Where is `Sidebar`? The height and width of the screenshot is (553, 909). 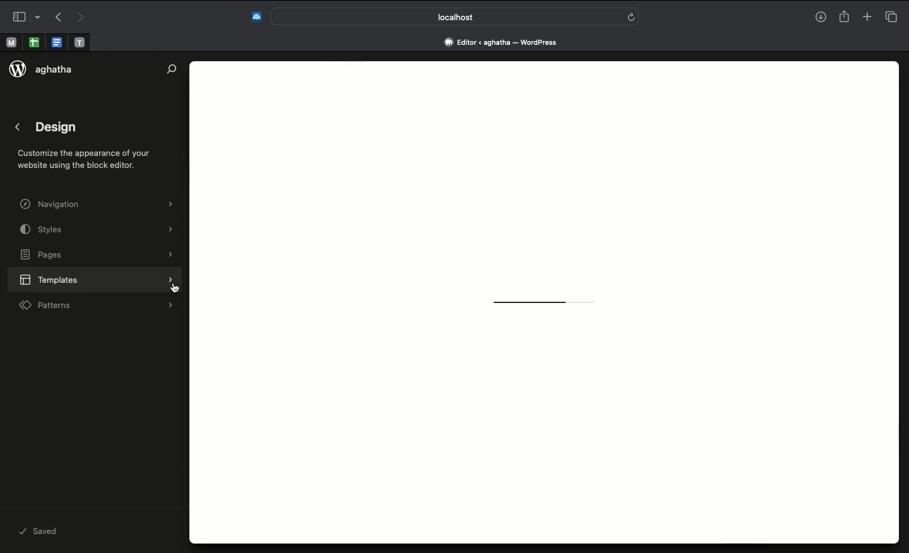
Sidebar is located at coordinates (23, 17).